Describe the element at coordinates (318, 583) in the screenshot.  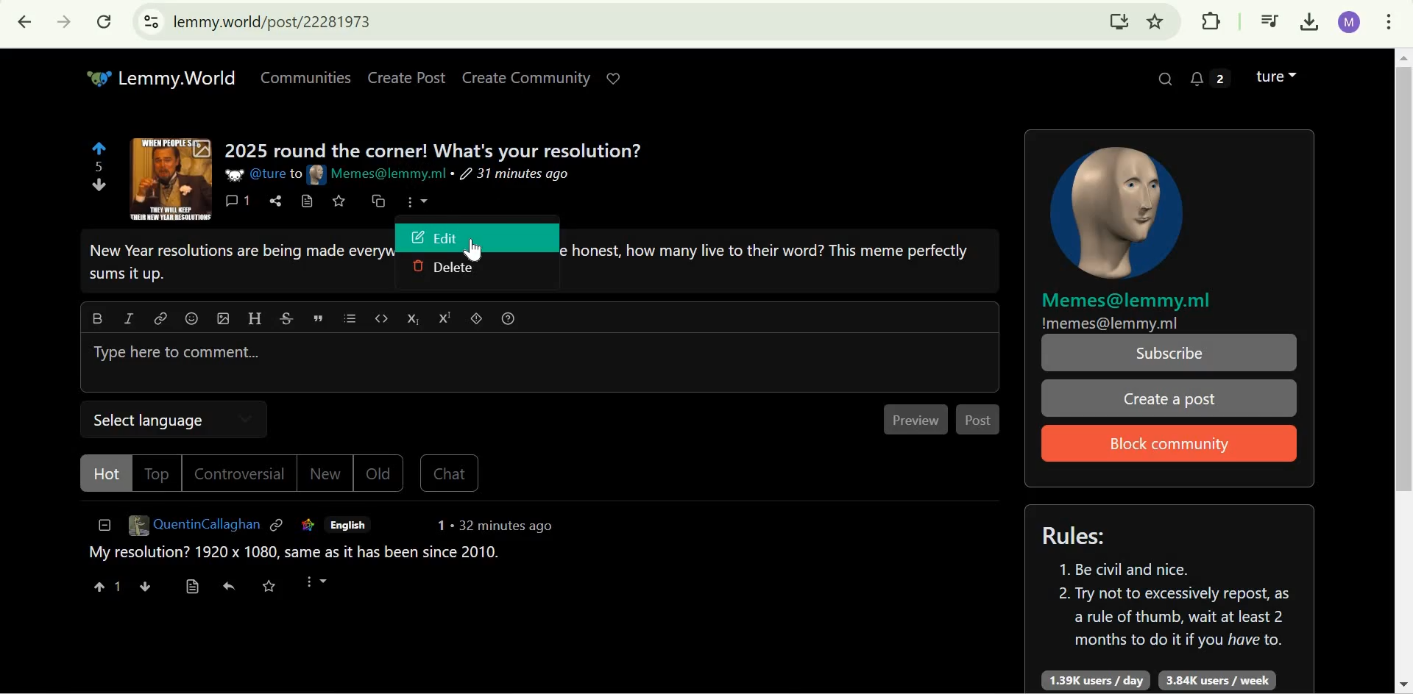
I see `More` at that location.